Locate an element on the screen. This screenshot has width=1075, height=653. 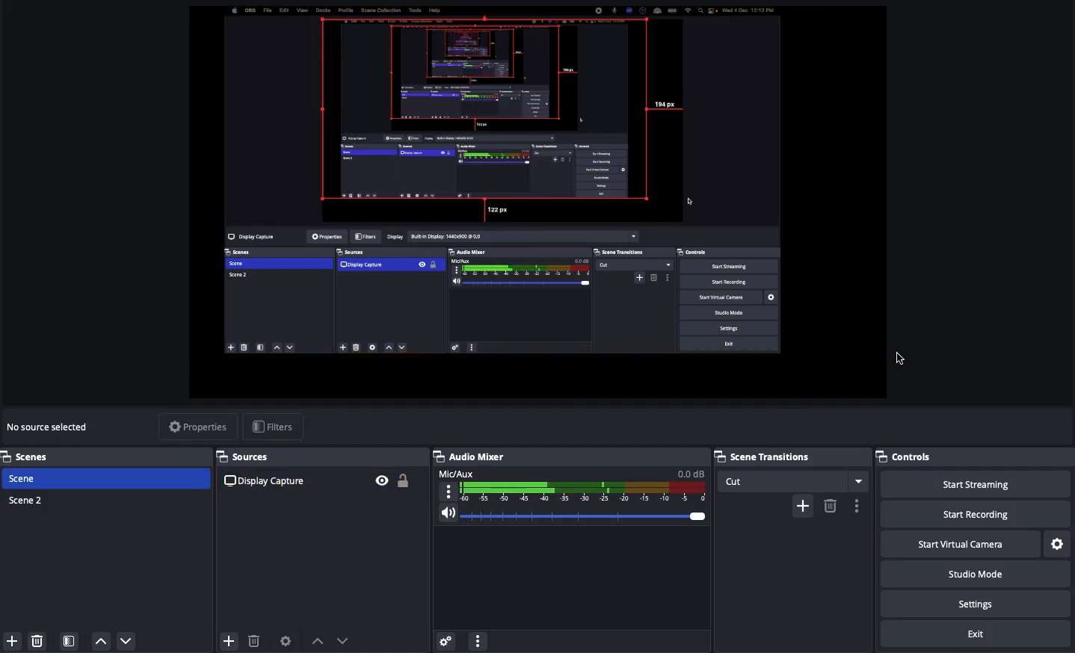
Scene transitions is located at coordinates (791, 469).